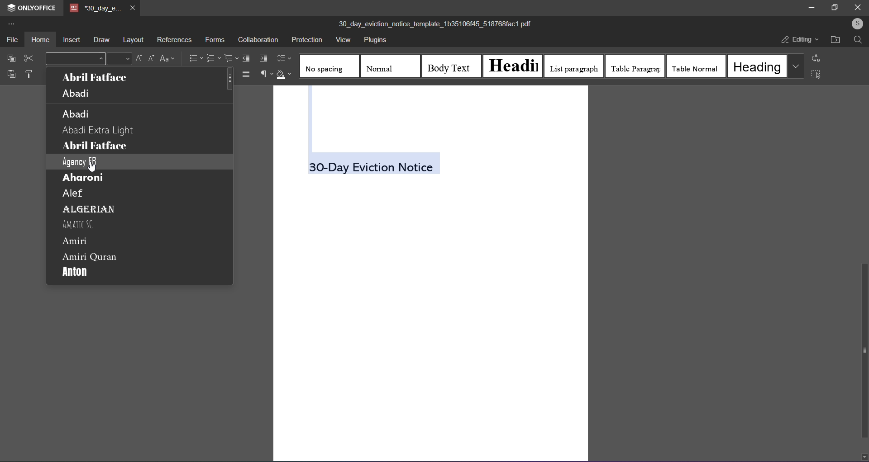 The image size is (869, 462). Describe the element at coordinates (858, 8) in the screenshot. I see `close` at that location.